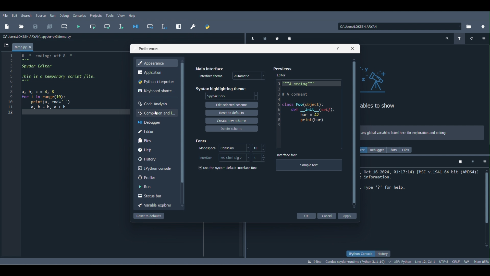 This screenshot has height=276, width=490. Describe the element at coordinates (21, 27) in the screenshot. I see `Open file ( Ctrl + O)` at that location.